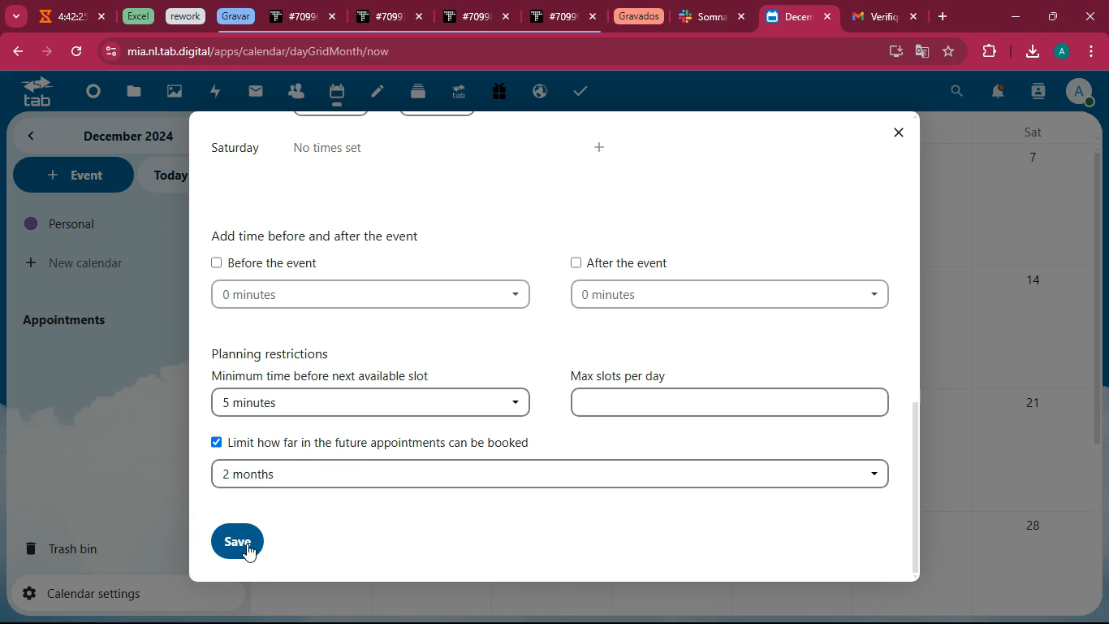 The image size is (1109, 624). Describe the element at coordinates (292, 19) in the screenshot. I see `tab` at that location.